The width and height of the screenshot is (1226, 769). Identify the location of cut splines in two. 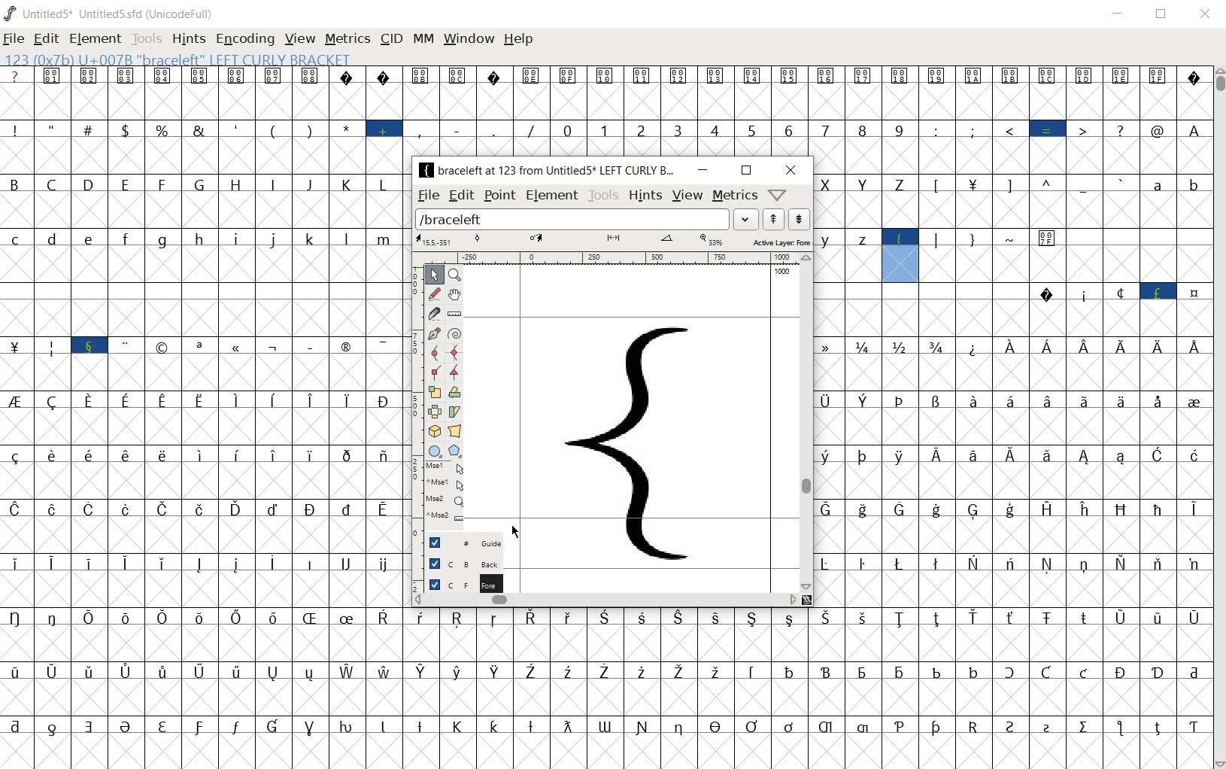
(432, 313).